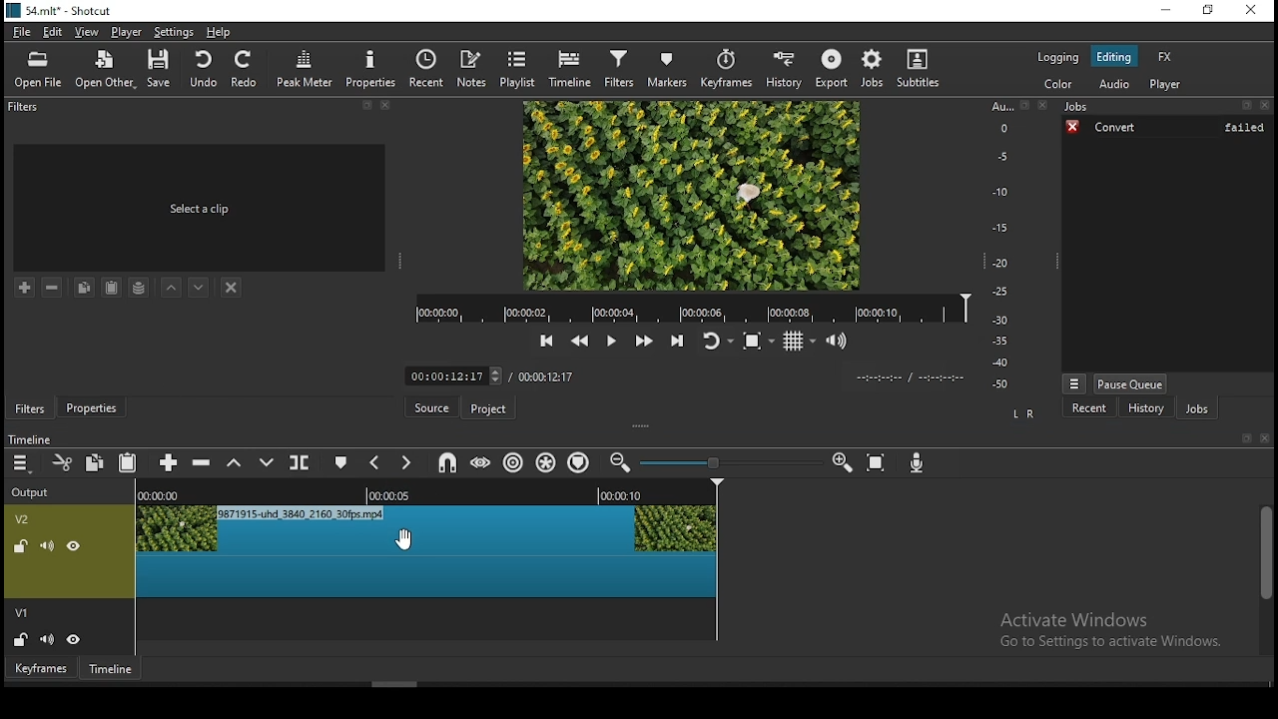  What do you see at coordinates (1131, 380) in the screenshot?
I see `pause queue` at bounding box center [1131, 380].